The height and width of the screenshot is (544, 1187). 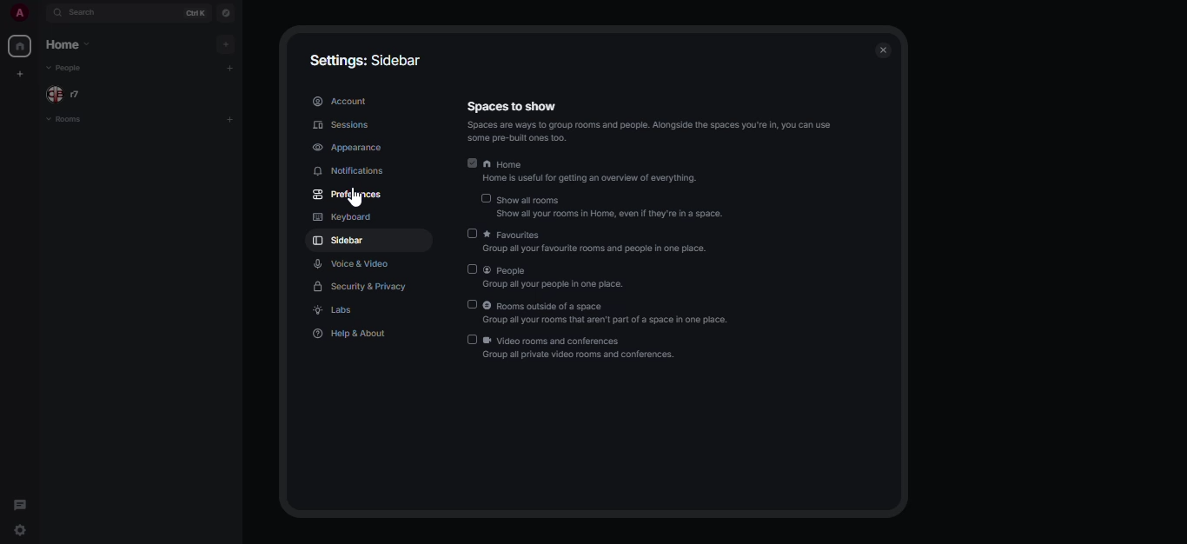 I want to click on rooms, so click(x=71, y=119).